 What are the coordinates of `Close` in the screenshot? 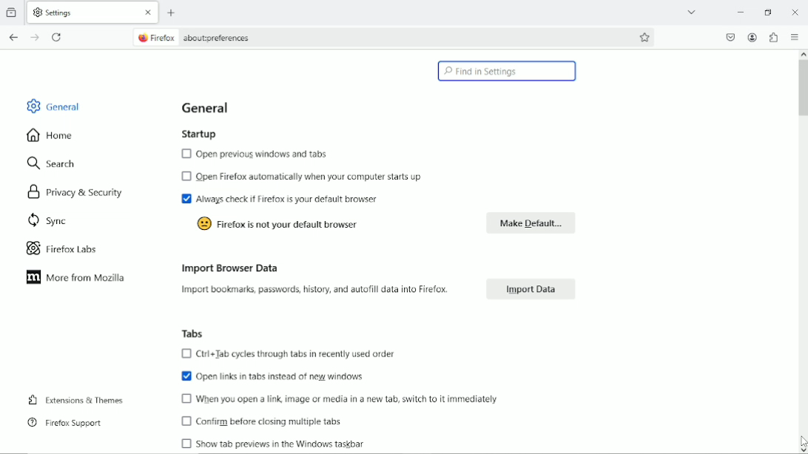 It's located at (149, 13).